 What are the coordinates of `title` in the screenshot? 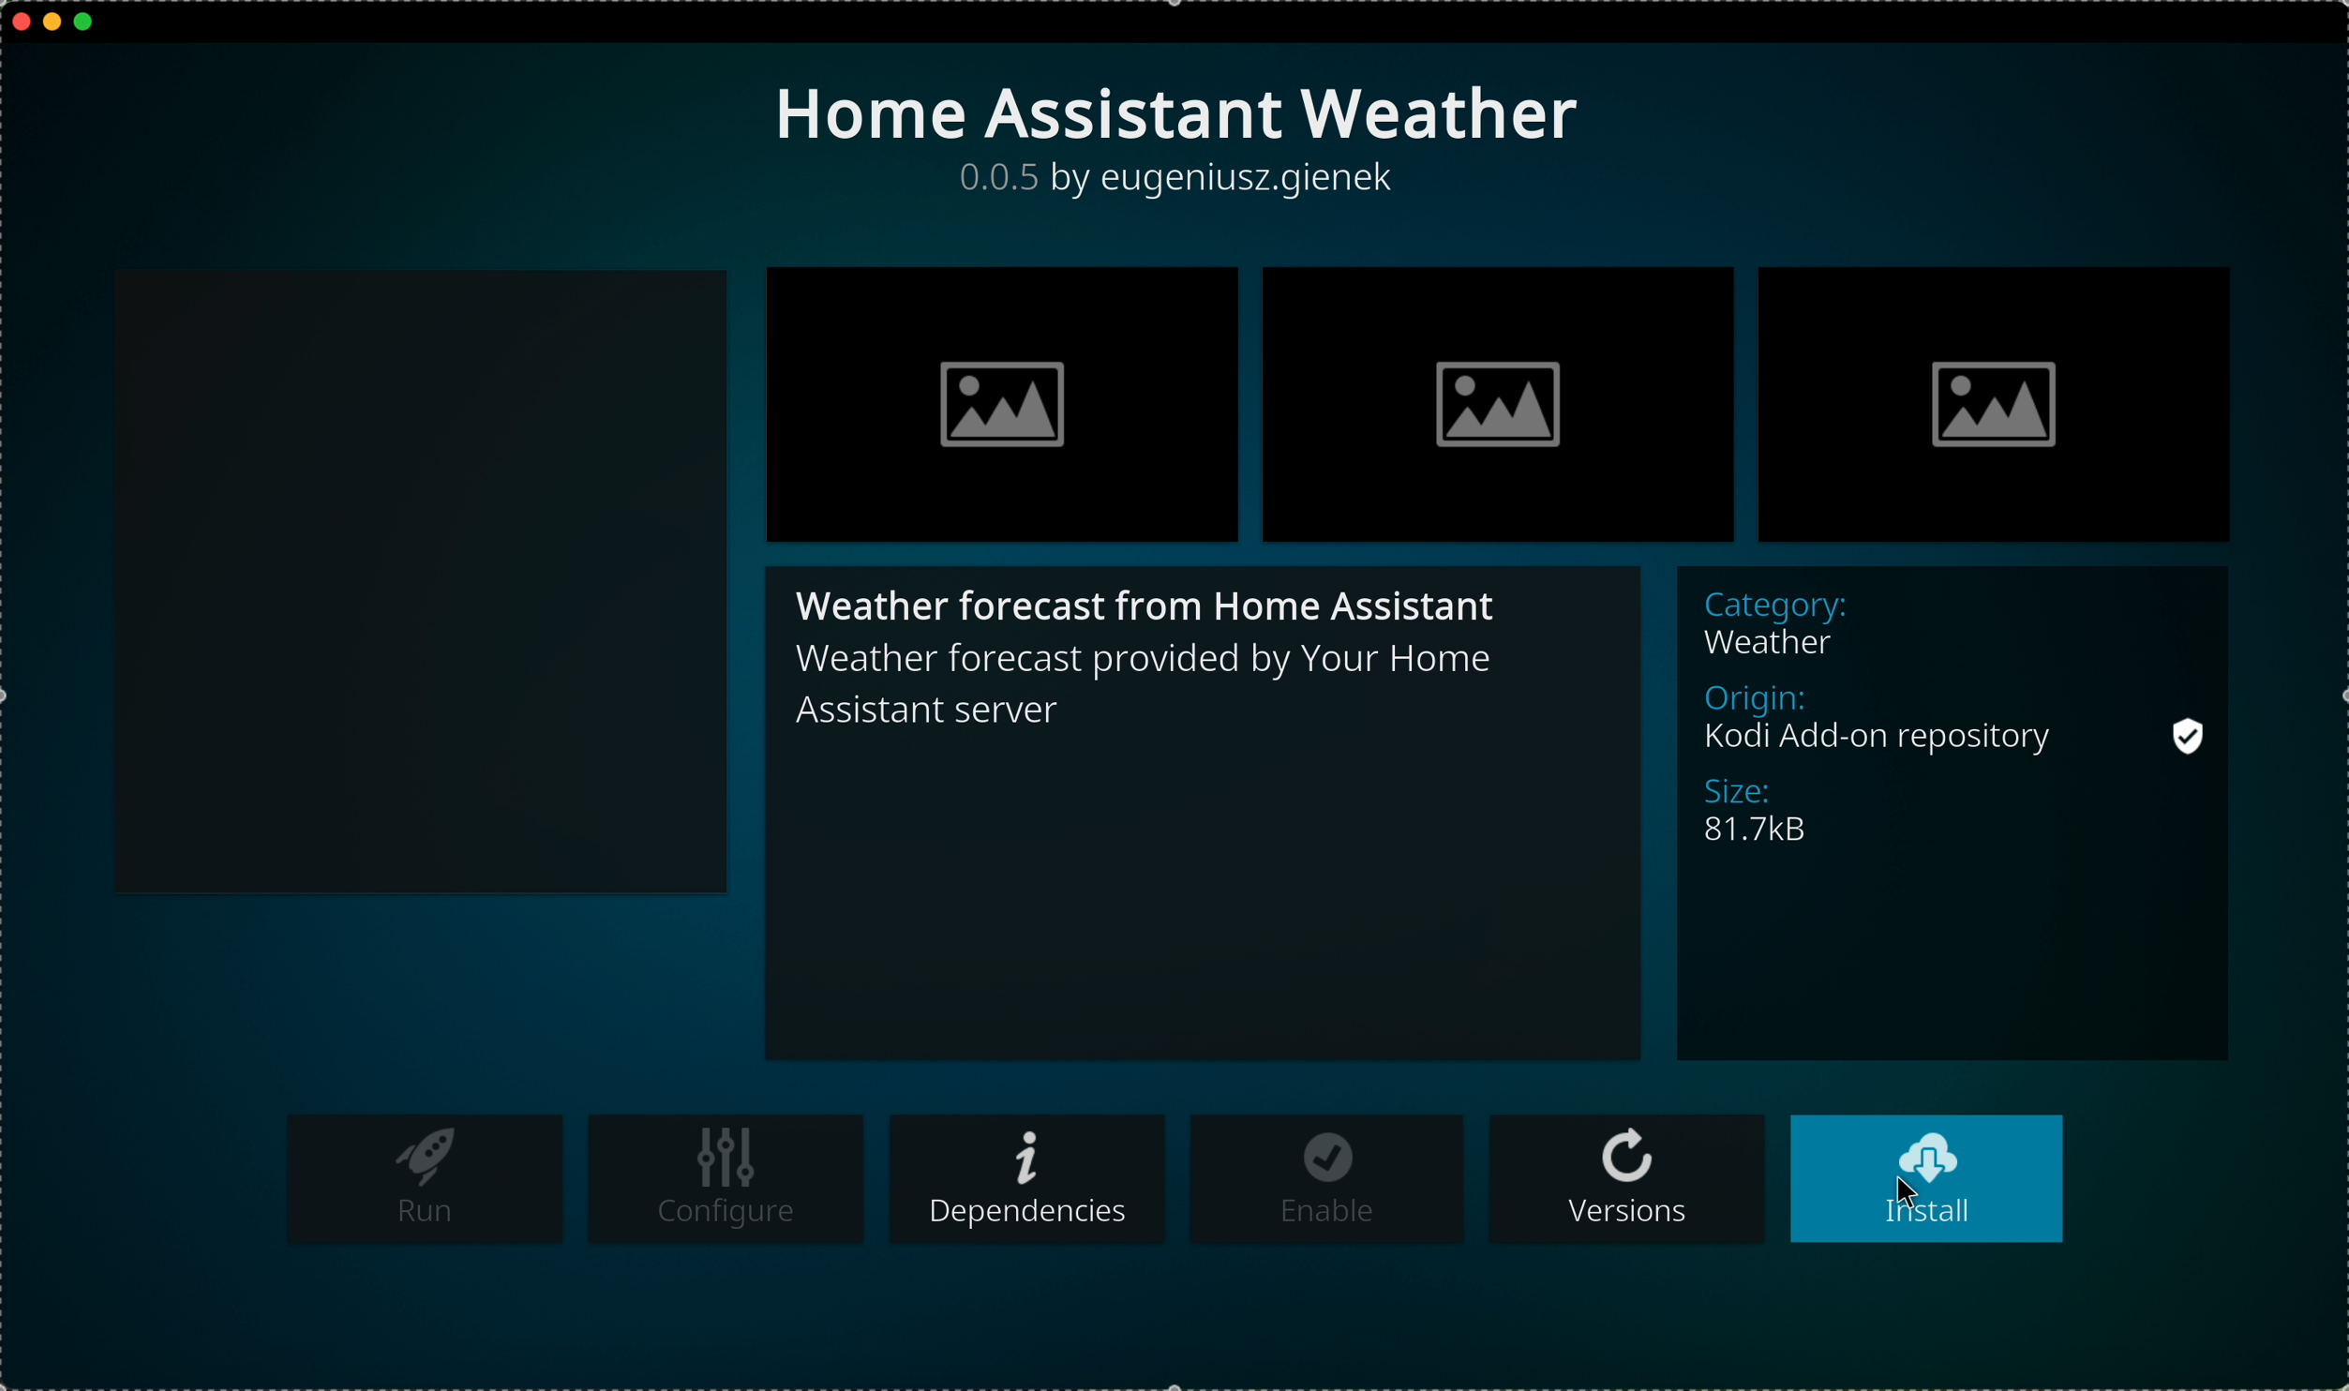 It's located at (1177, 113).